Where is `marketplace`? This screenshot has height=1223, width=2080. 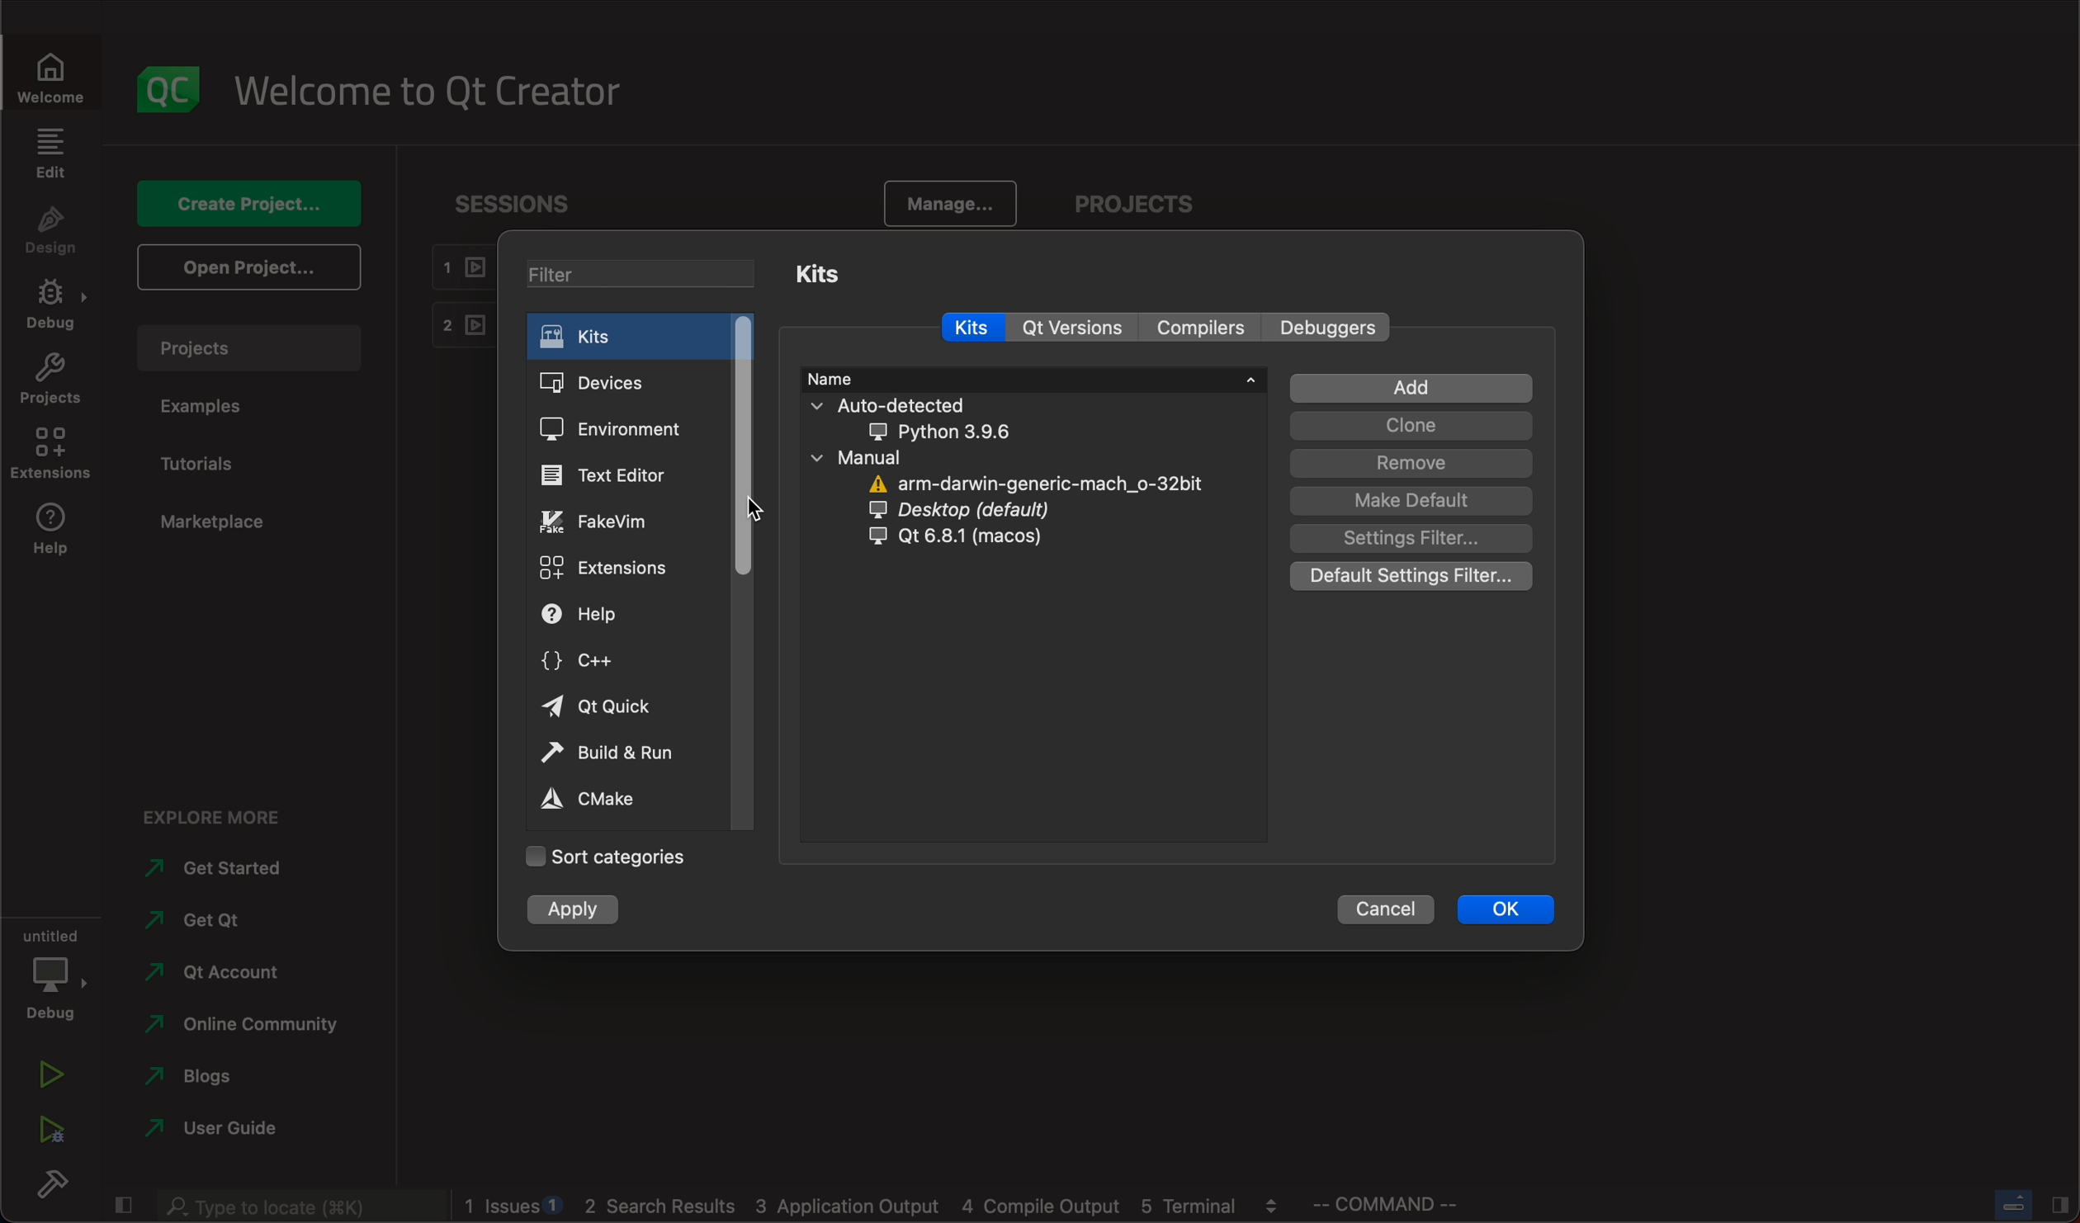
marketplace is located at coordinates (222, 524).